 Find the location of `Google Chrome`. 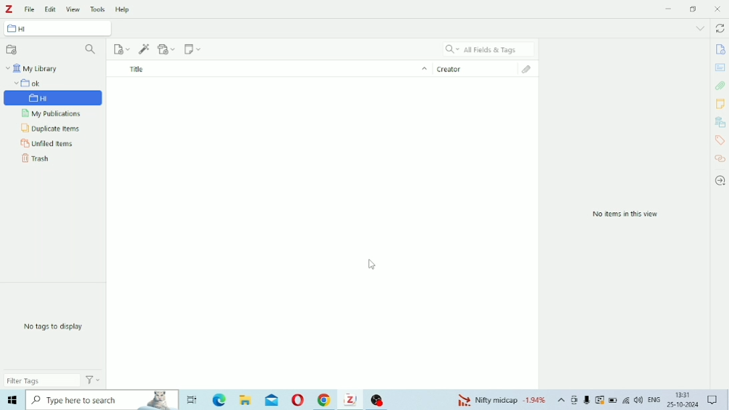

Google Chrome is located at coordinates (325, 400).